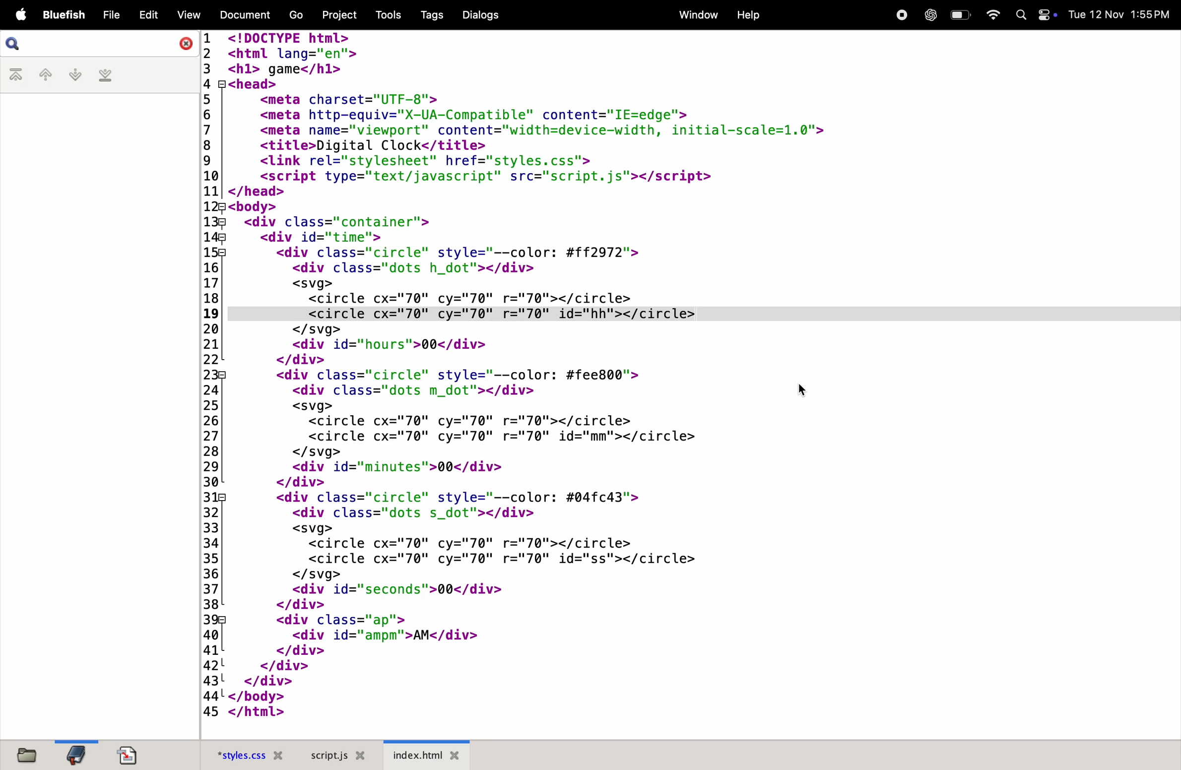 This screenshot has height=770, width=1181. I want to click on dialogs, so click(480, 16).